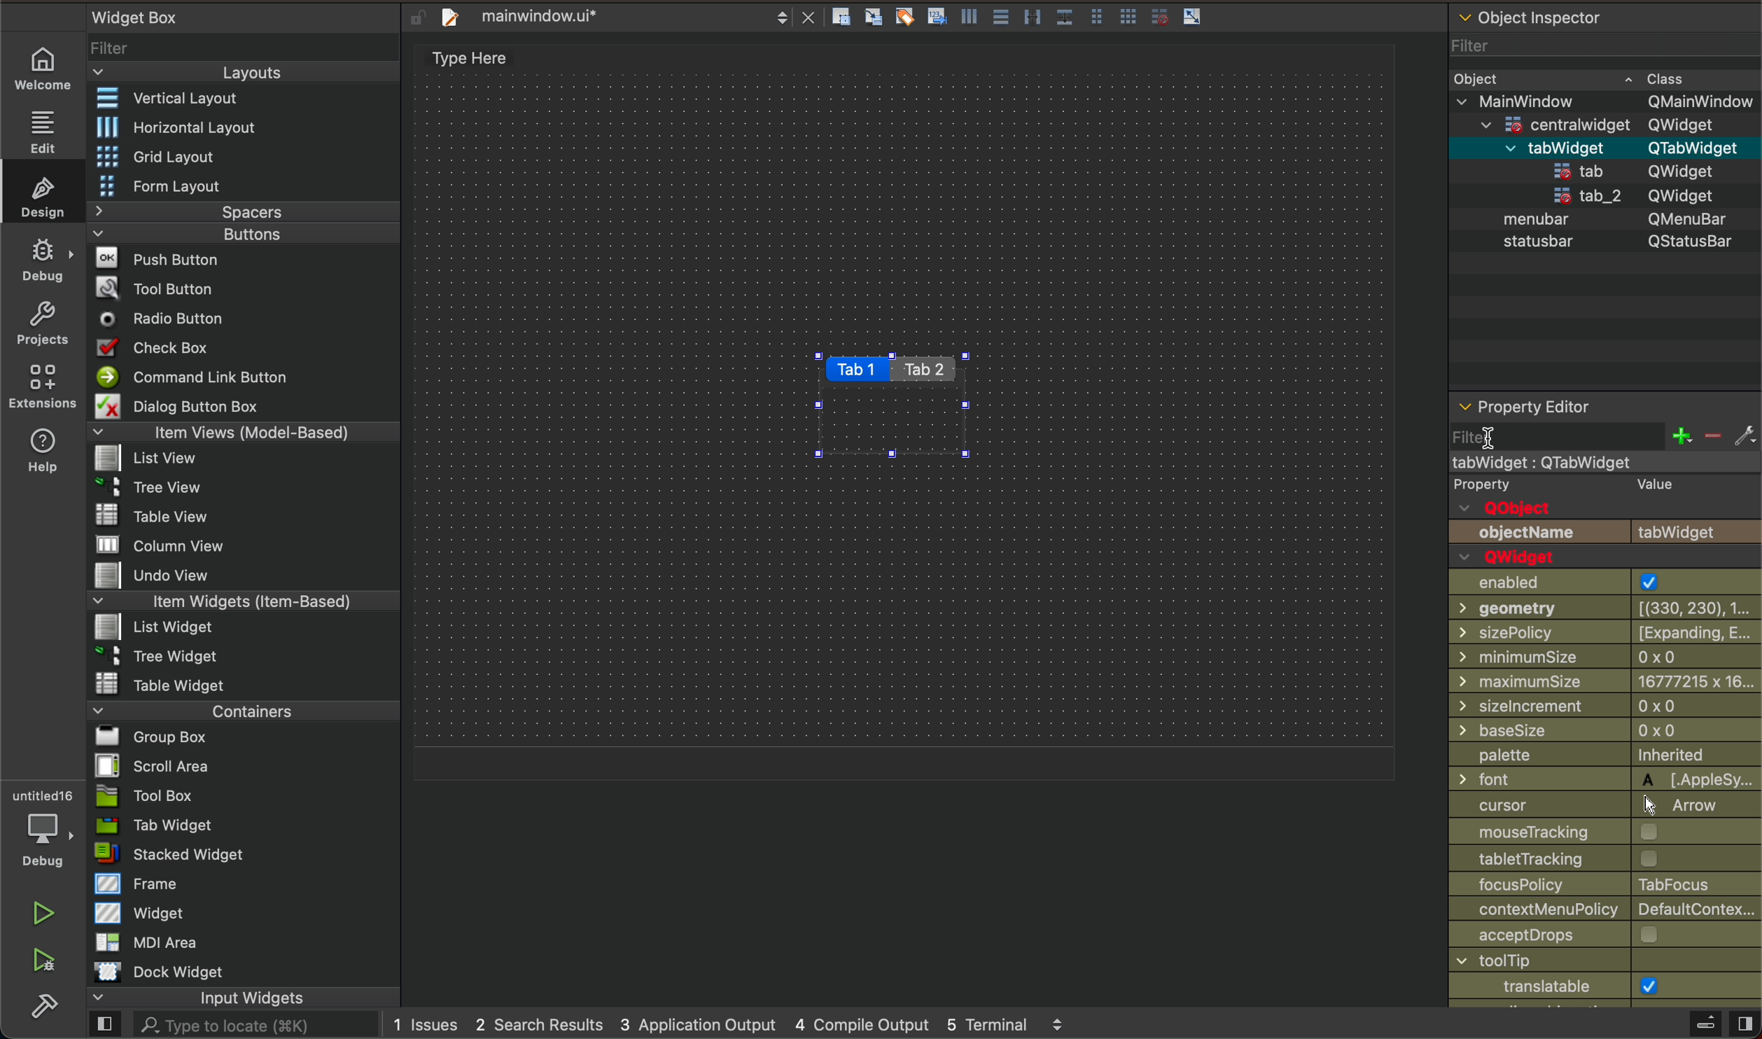  Describe the element at coordinates (1603, 170) in the screenshot. I see `statusbar QStatusBar` at that location.